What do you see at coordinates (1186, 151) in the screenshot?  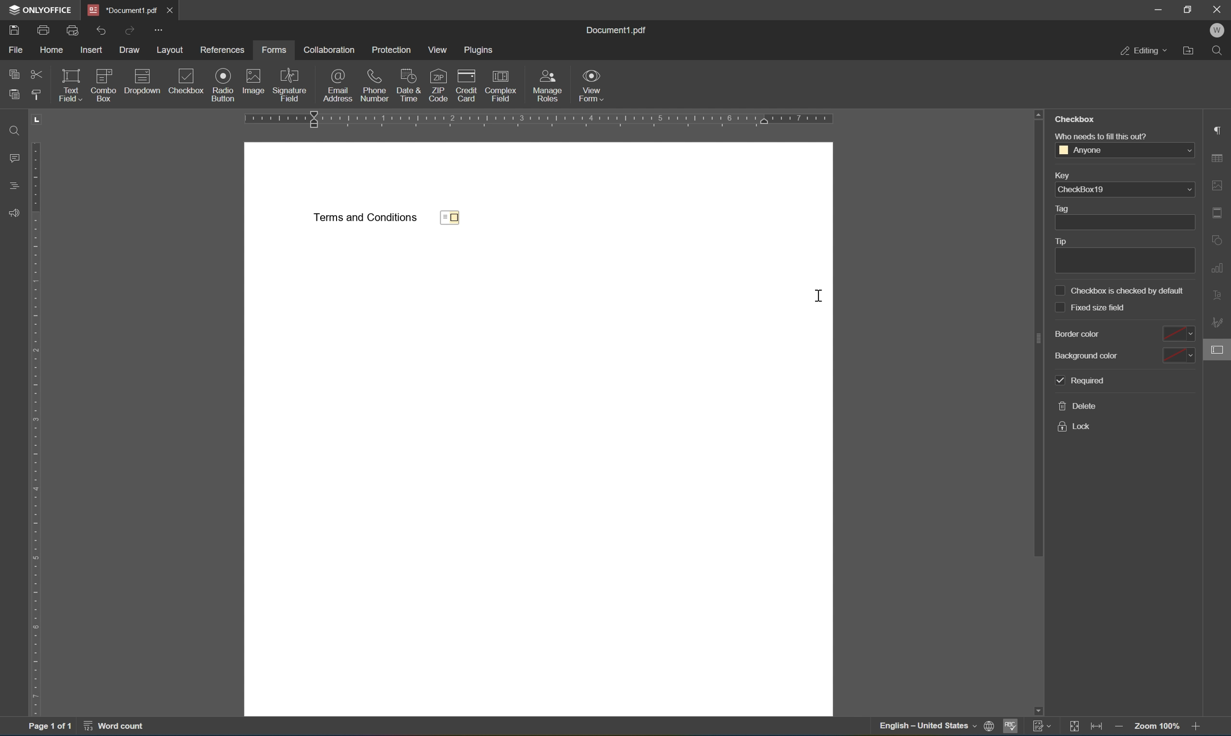 I see `drop down` at bounding box center [1186, 151].